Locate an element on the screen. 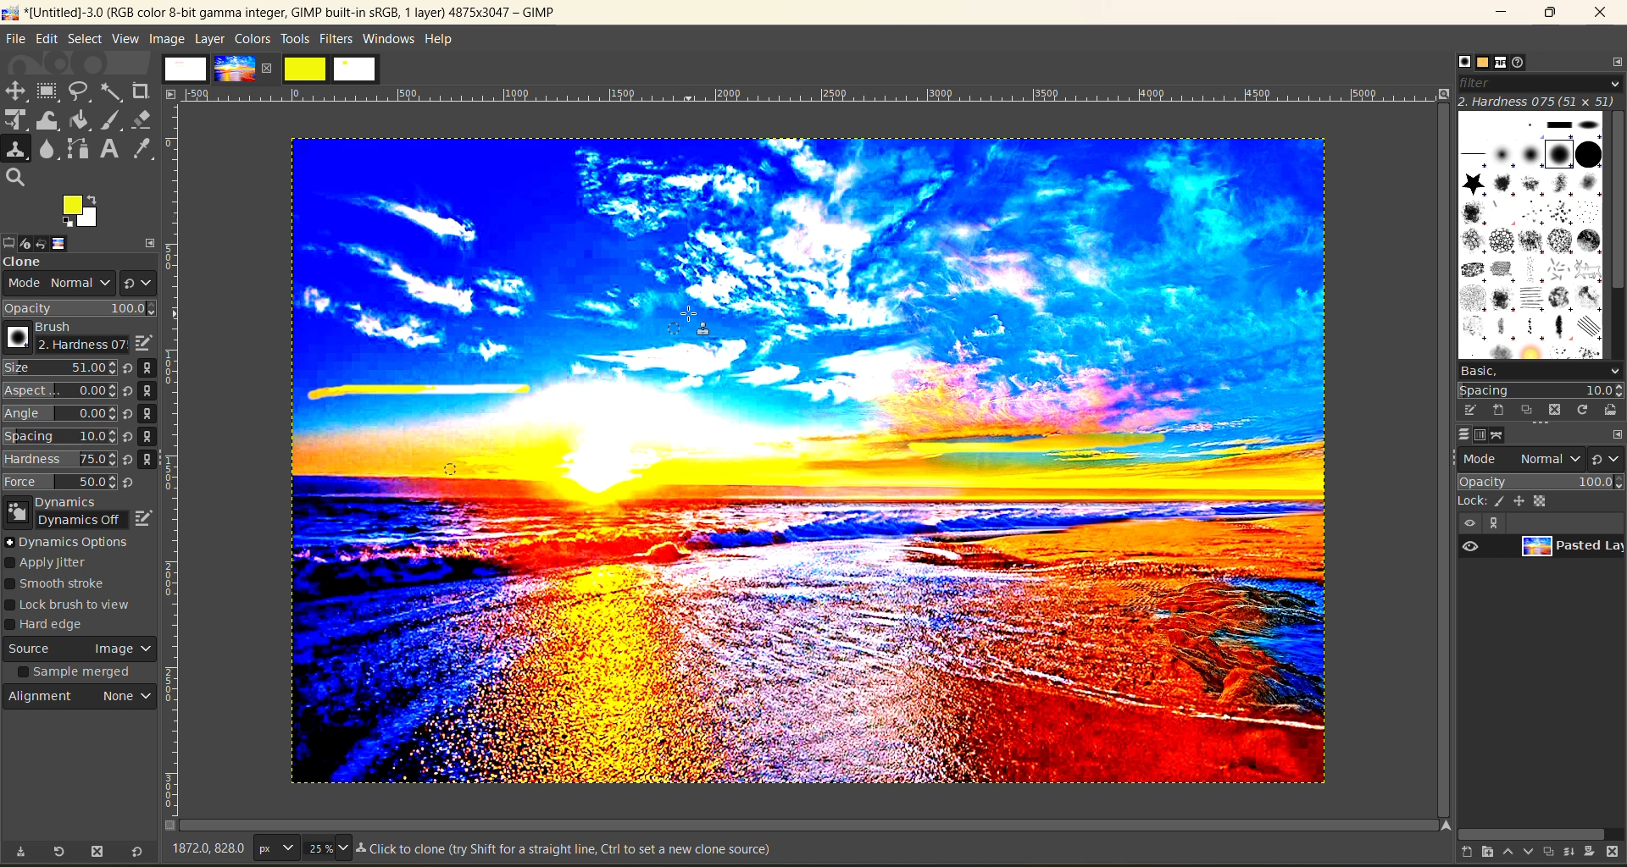  document history is located at coordinates (1525, 63).